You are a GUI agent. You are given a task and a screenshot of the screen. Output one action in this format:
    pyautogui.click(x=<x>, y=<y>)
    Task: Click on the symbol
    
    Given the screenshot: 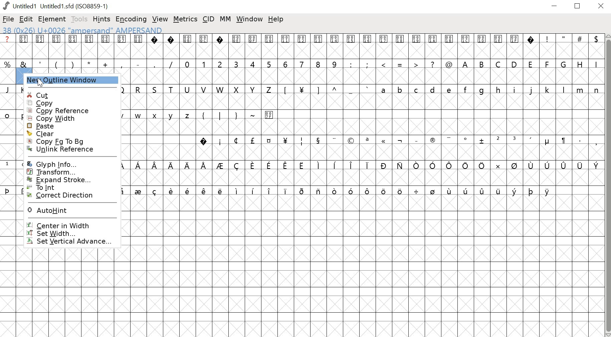 What is the action you would take?
    pyautogui.click(x=123, y=191)
    